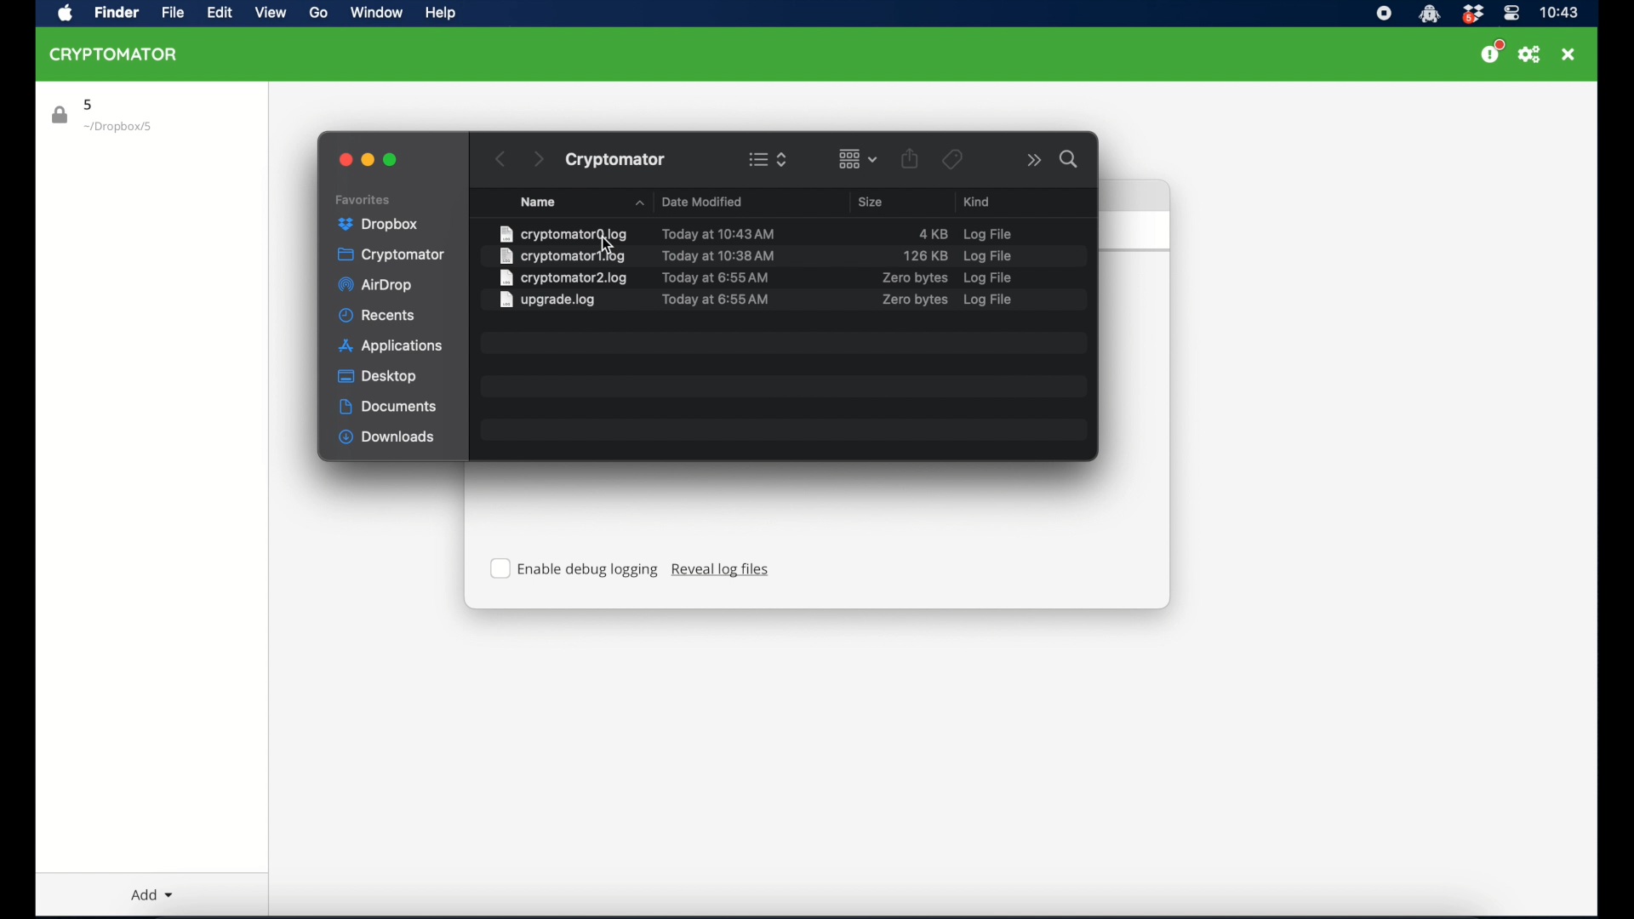 Image resolution: width=1634 pixels, height=919 pixels. I want to click on airdrop, so click(374, 284).